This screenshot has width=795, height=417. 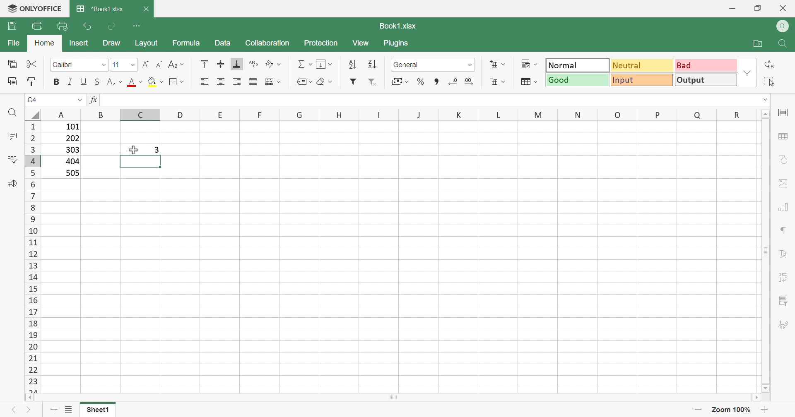 What do you see at coordinates (158, 63) in the screenshot?
I see `Decrement font size` at bounding box center [158, 63].